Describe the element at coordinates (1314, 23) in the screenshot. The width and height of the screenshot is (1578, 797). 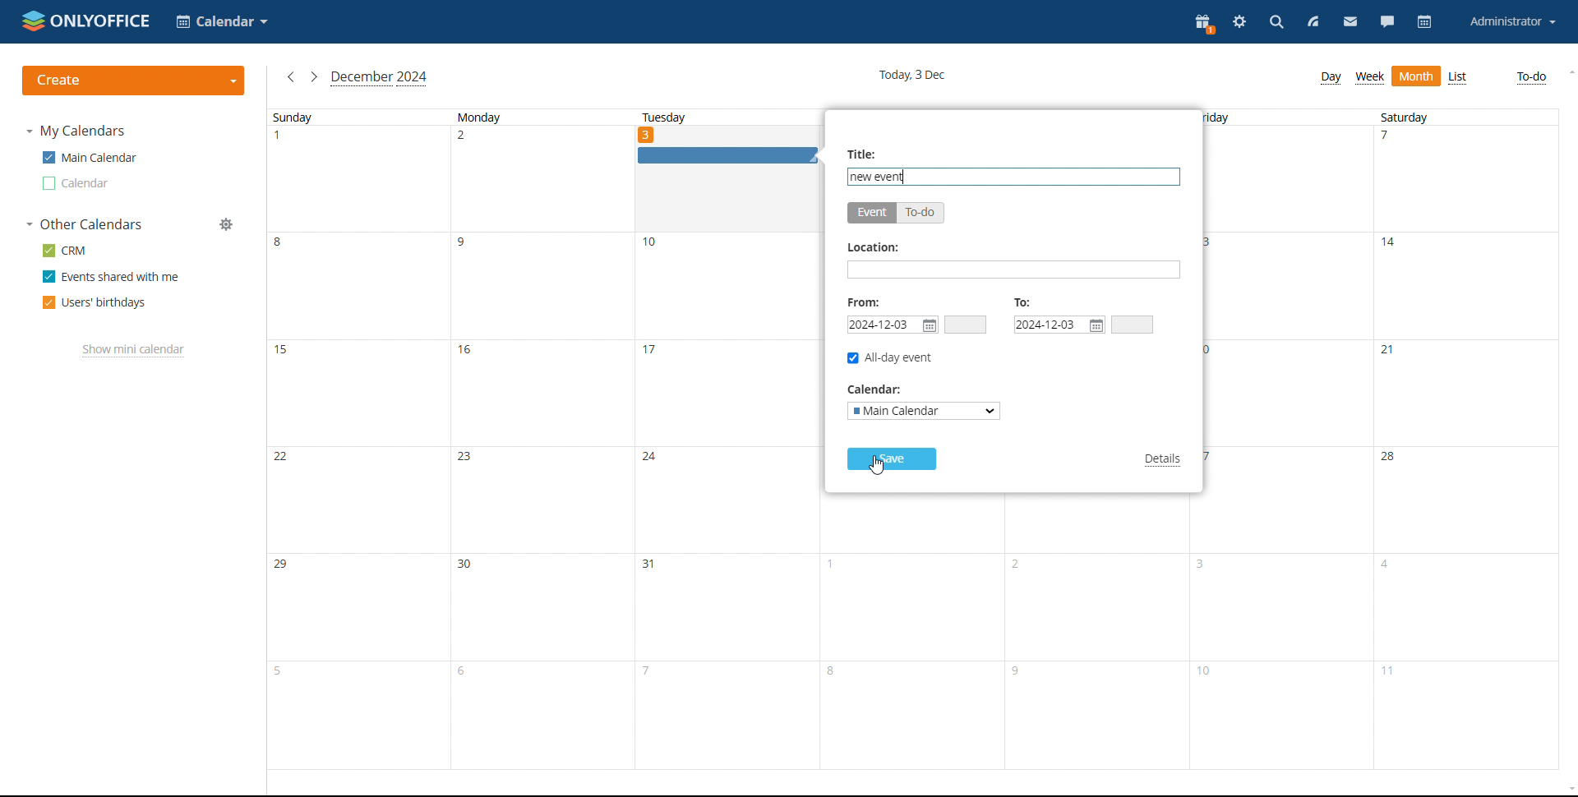
I see `feed` at that location.